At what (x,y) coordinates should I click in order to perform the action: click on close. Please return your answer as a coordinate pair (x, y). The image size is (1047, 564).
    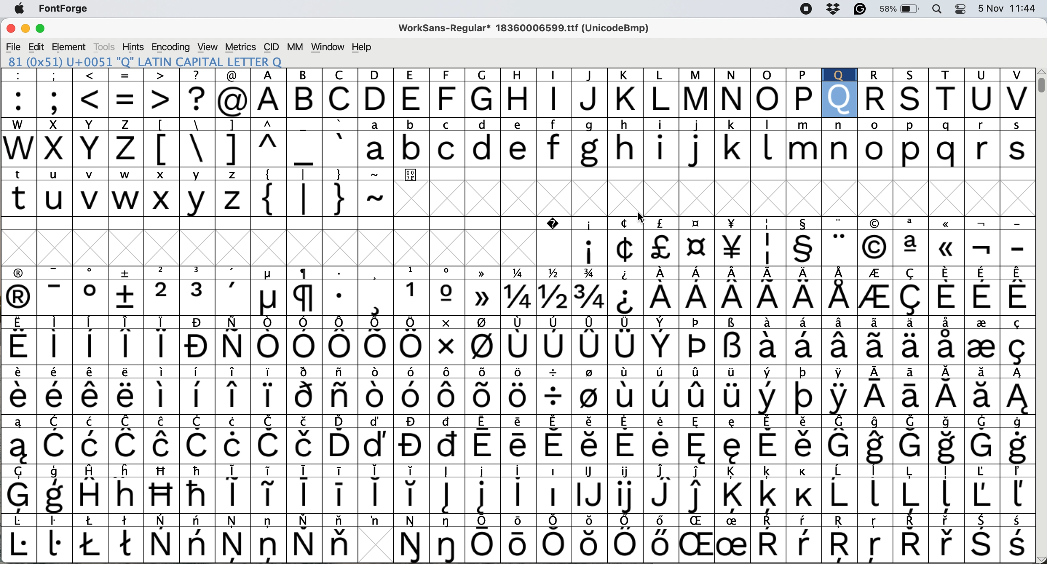
    Looking at the image, I should click on (11, 28).